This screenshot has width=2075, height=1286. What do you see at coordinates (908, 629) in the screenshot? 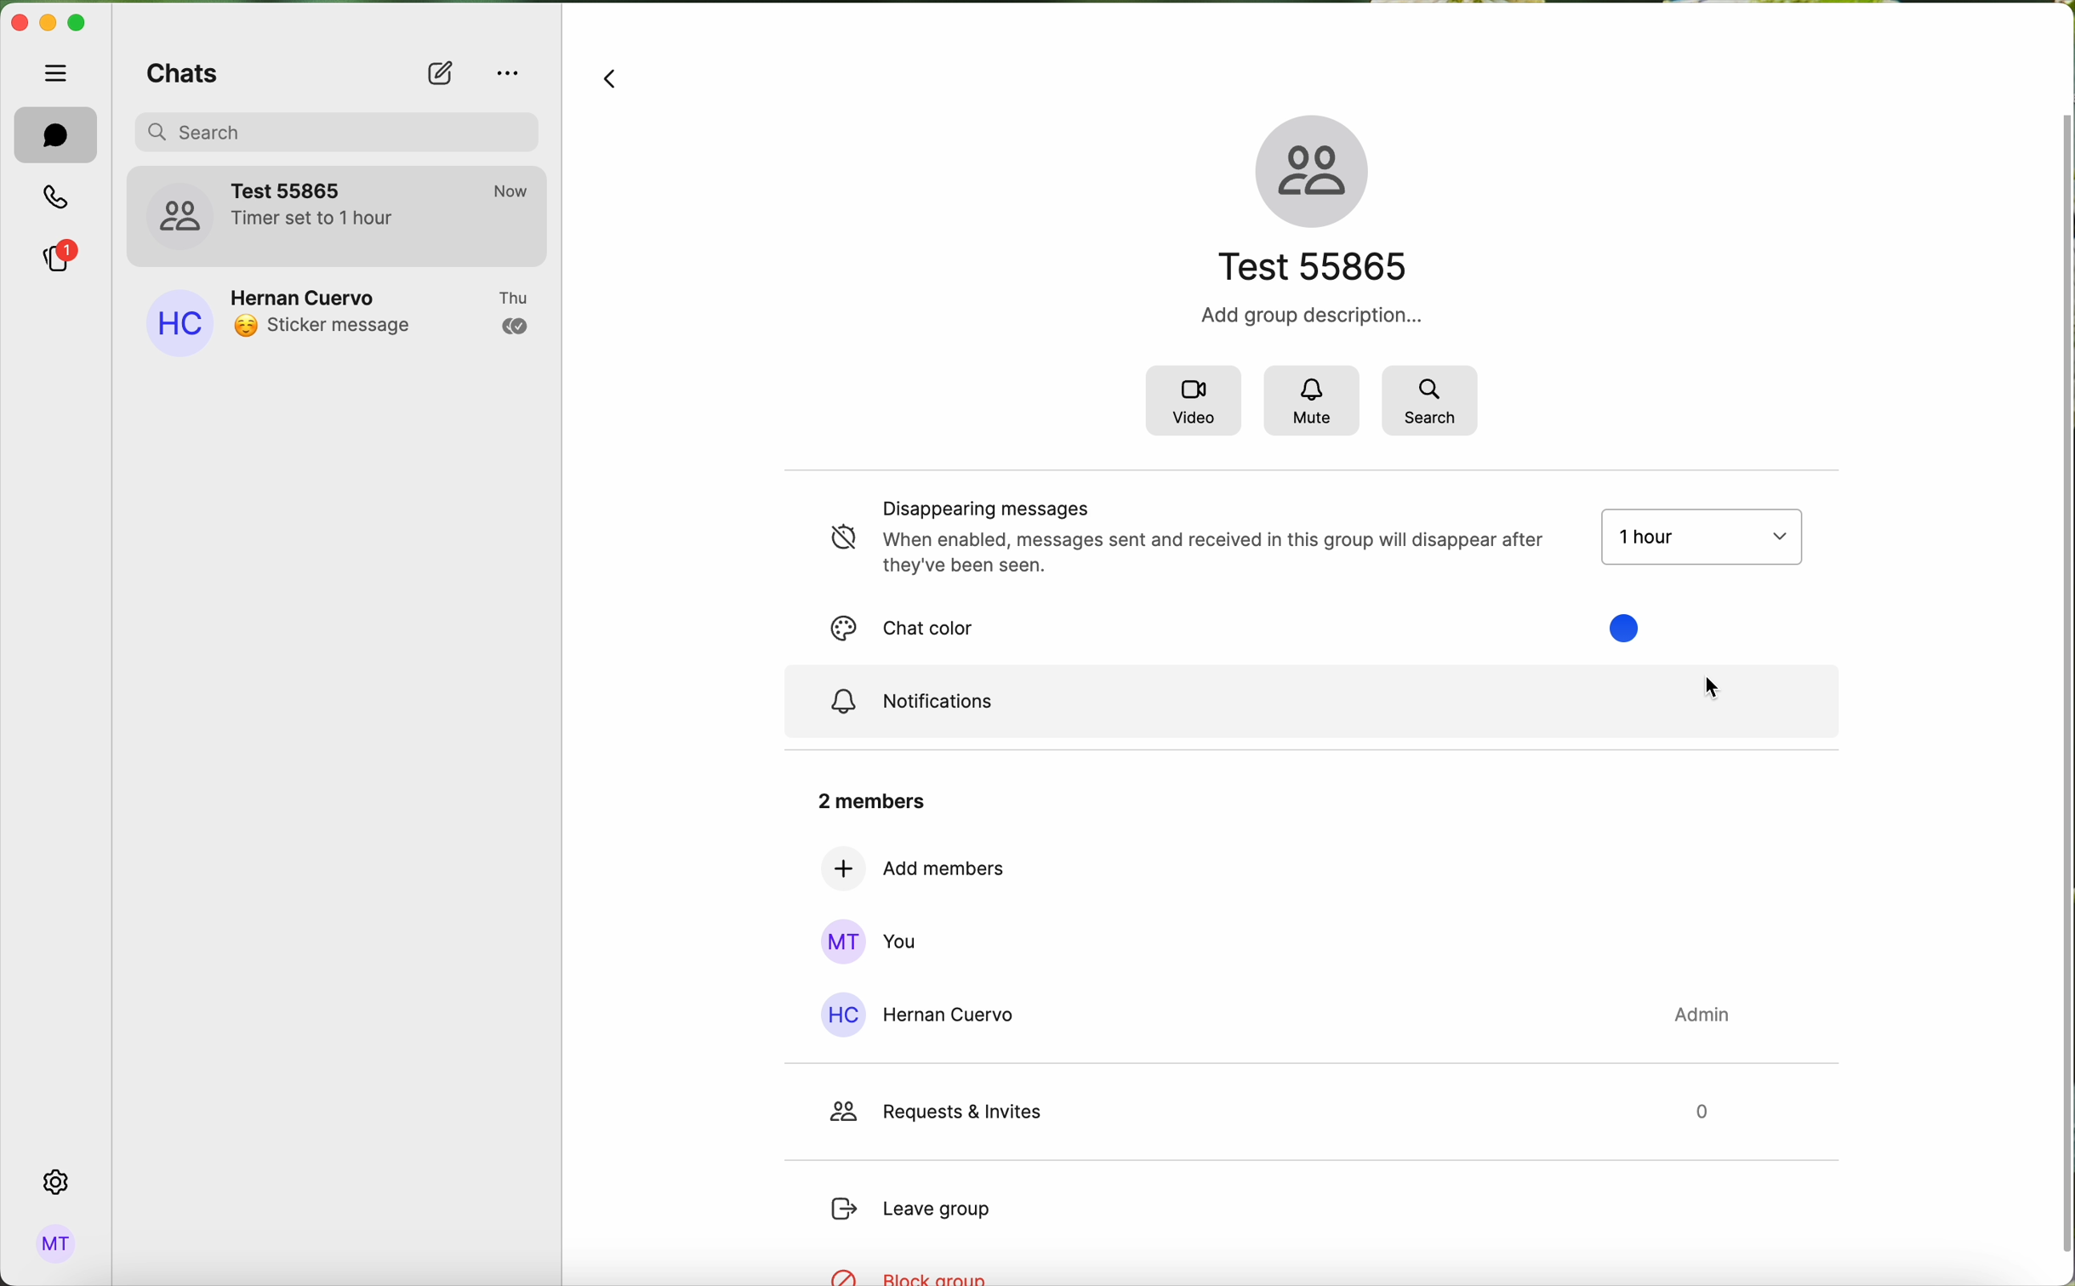
I see `chat color` at bounding box center [908, 629].